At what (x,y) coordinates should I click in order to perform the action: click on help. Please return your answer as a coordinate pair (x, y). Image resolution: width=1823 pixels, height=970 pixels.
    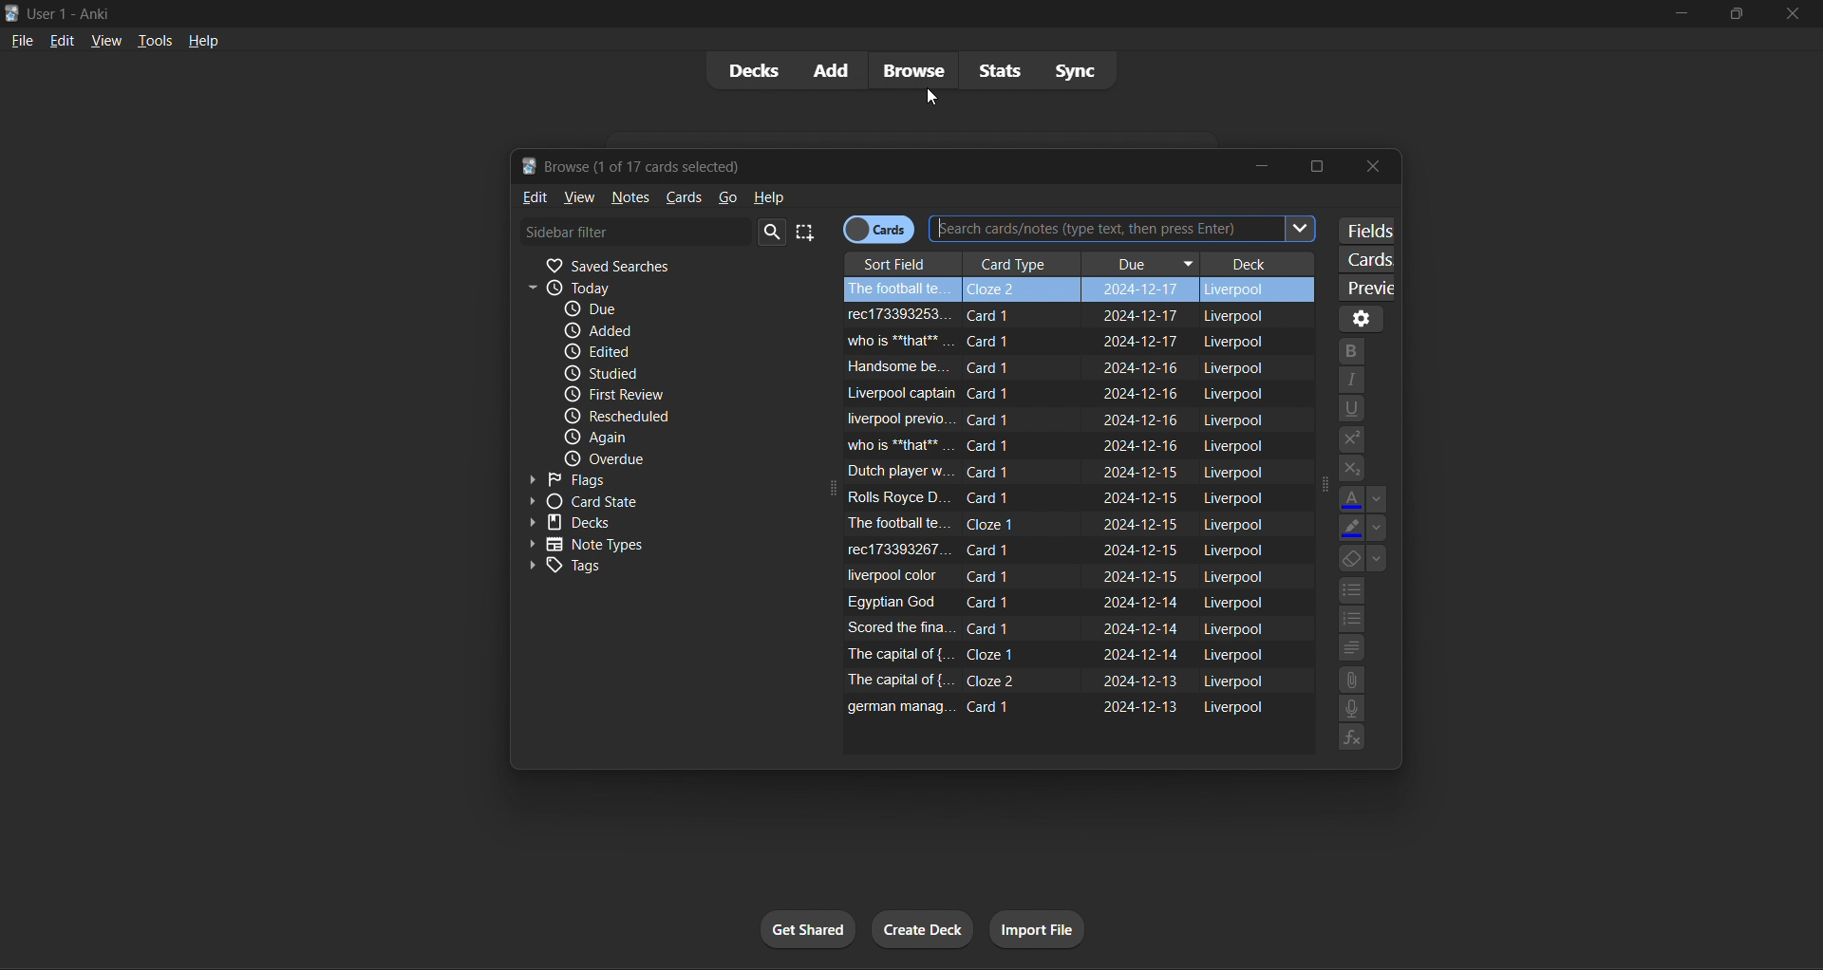
    Looking at the image, I should click on (770, 198).